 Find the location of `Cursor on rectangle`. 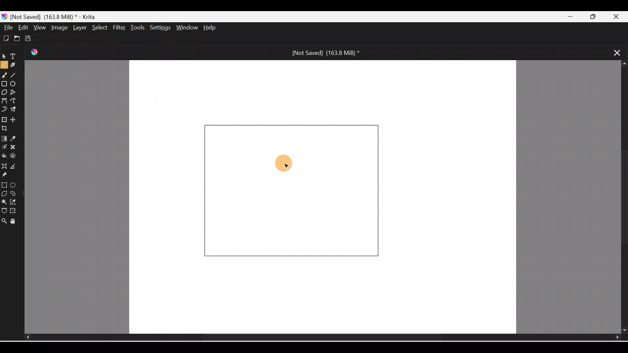

Cursor on rectangle is located at coordinates (285, 163).